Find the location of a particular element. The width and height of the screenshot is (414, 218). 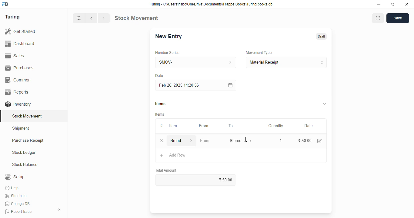

from is located at coordinates (204, 126).